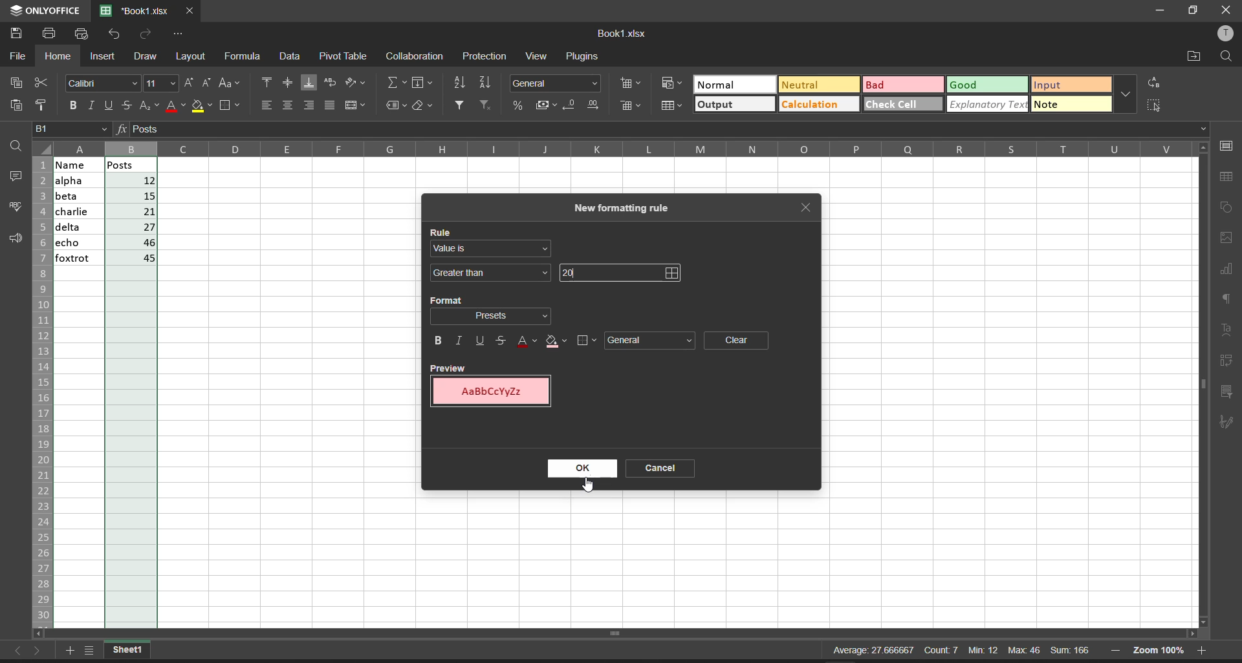 The image size is (1242, 663). Describe the element at coordinates (716, 105) in the screenshot. I see `output` at that location.